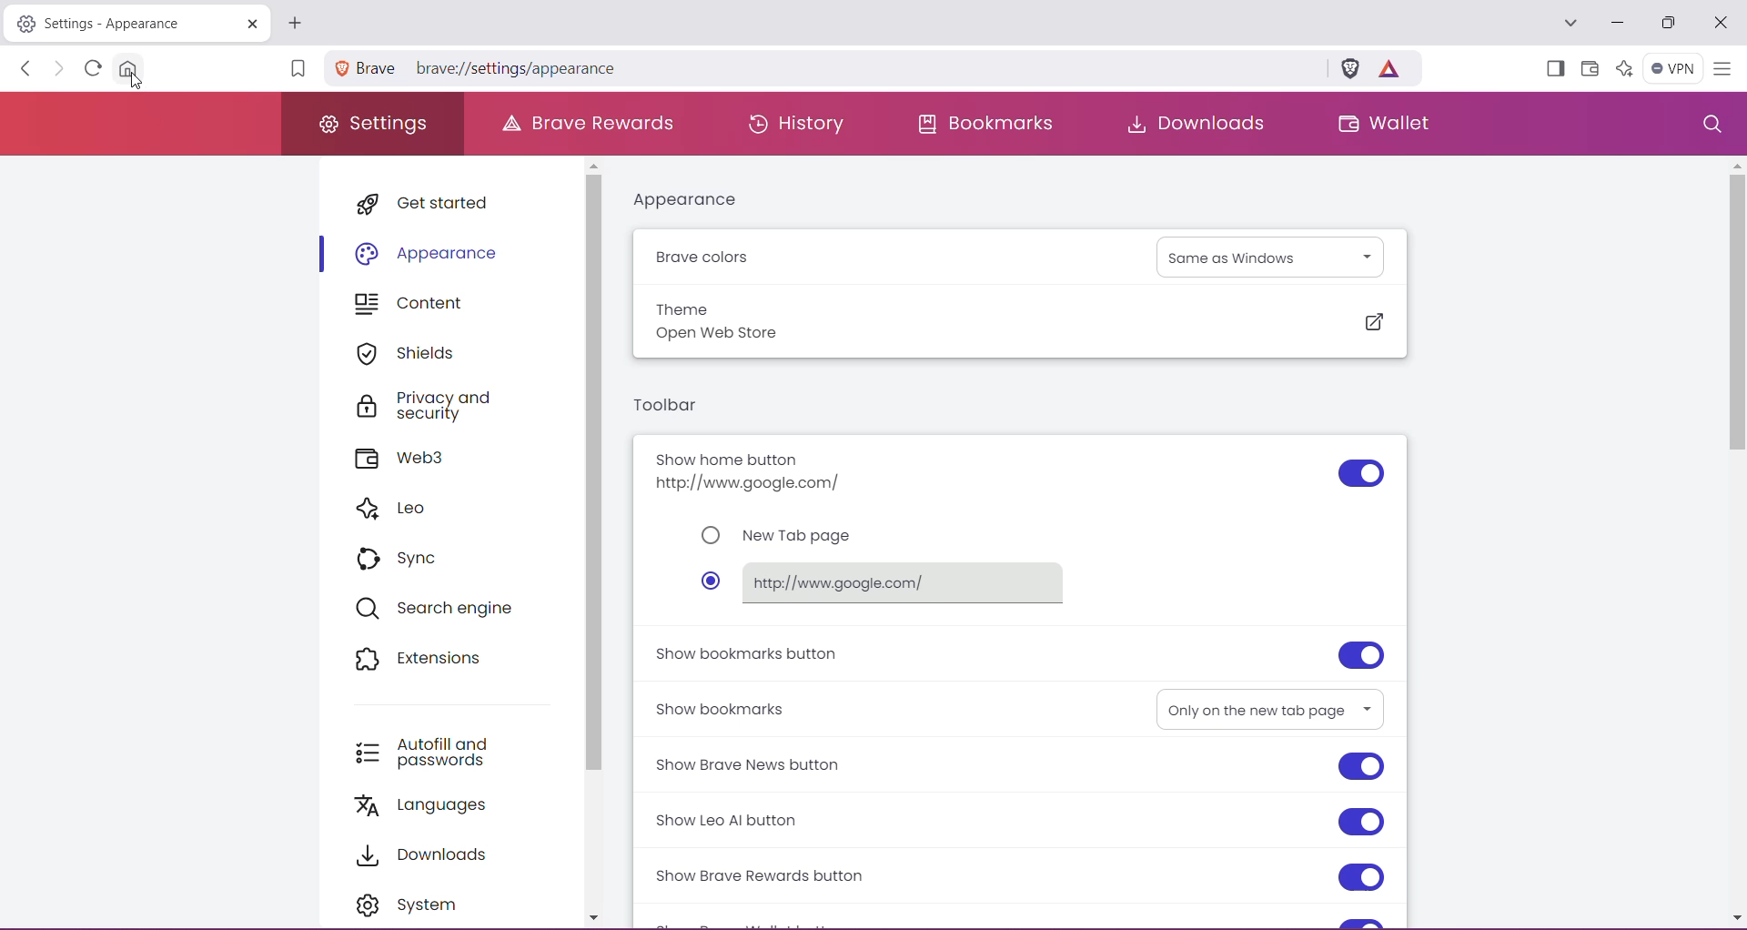 The width and height of the screenshot is (1747, 930). Describe the element at coordinates (436, 749) in the screenshot. I see `Autofill and passwords` at that location.